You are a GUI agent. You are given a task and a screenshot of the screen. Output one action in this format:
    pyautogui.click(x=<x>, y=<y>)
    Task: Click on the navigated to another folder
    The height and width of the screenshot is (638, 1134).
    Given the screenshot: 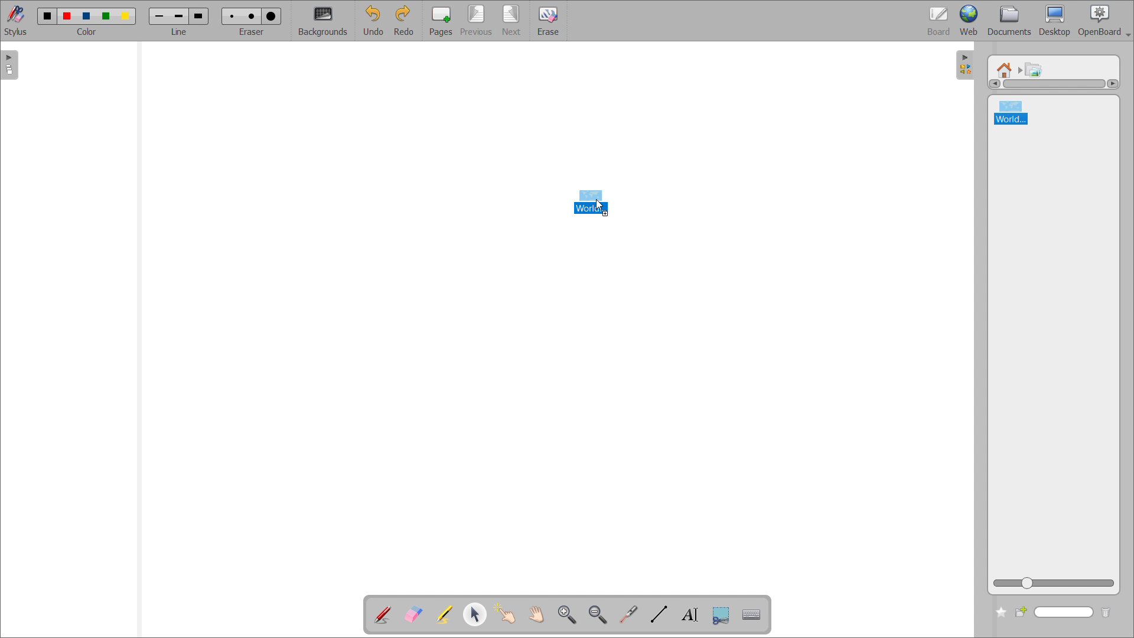 What is the action you would take?
    pyautogui.click(x=1021, y=69)
    